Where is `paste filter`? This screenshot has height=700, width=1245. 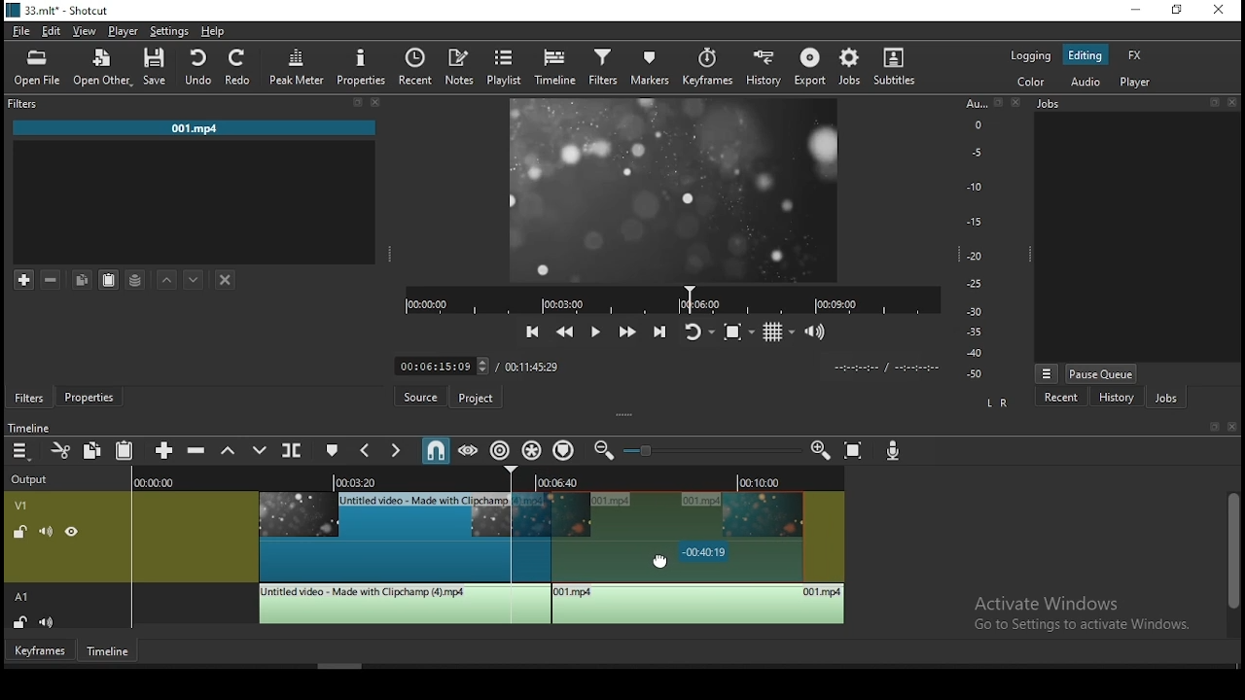
paste filter is located at coordinates (108, 278).